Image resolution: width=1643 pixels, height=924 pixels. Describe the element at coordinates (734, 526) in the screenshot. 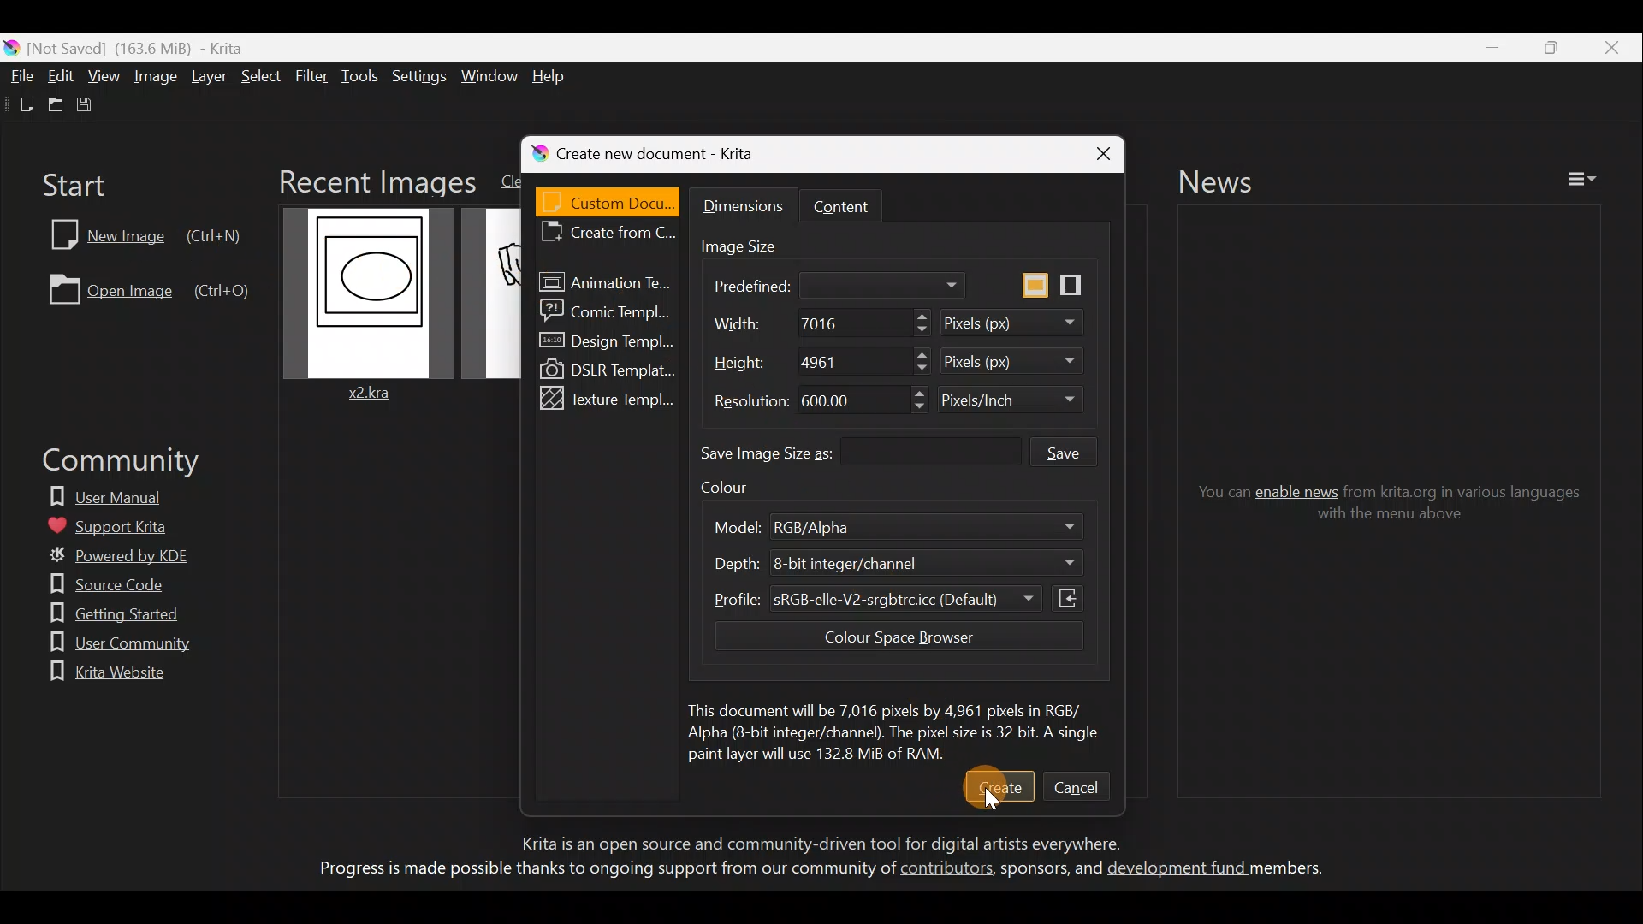

I see `Model` at that location.